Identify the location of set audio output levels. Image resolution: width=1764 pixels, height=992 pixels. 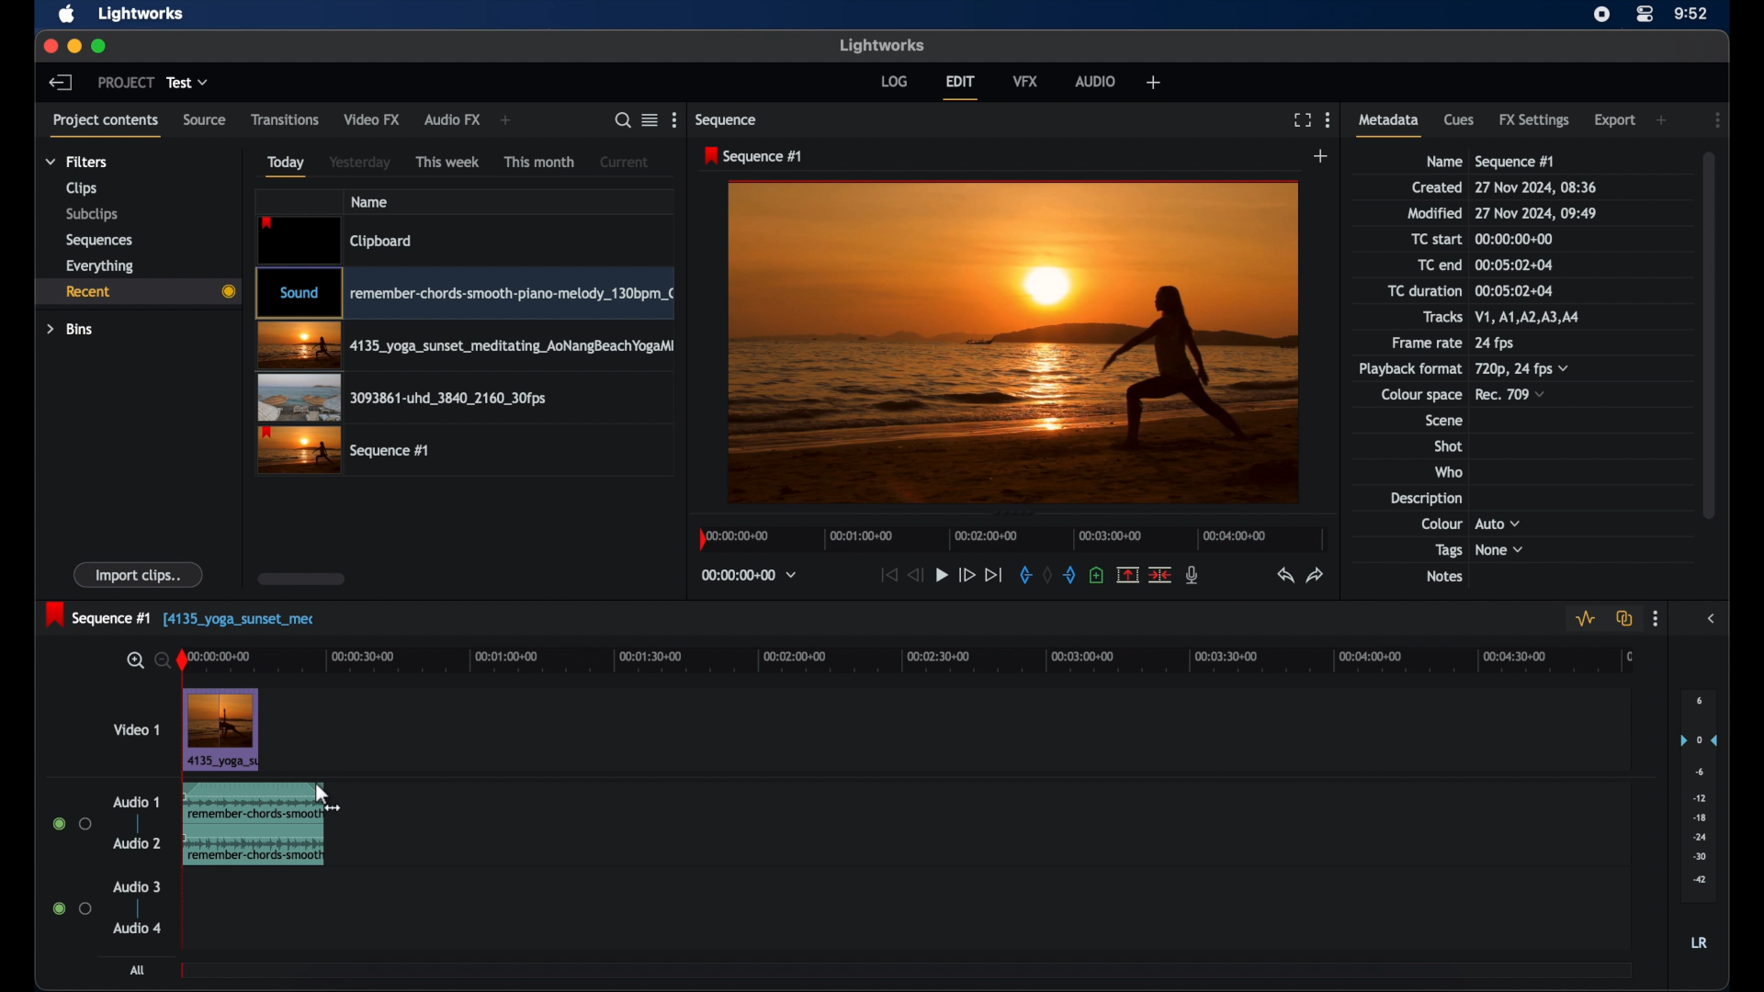
(1698, 795).